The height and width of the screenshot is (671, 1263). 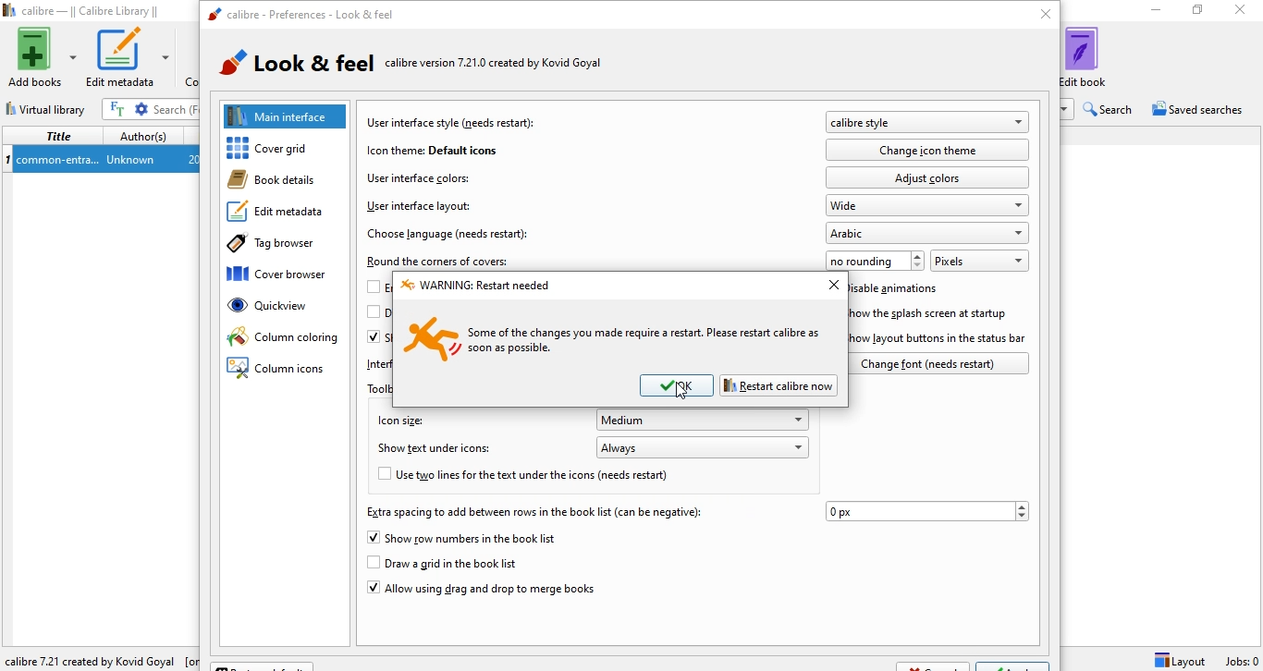 What do you see at coordinates (480, 592) in the screenshot?
I see `allow using drag and drop to merge books` at bounding box center [480, 592].